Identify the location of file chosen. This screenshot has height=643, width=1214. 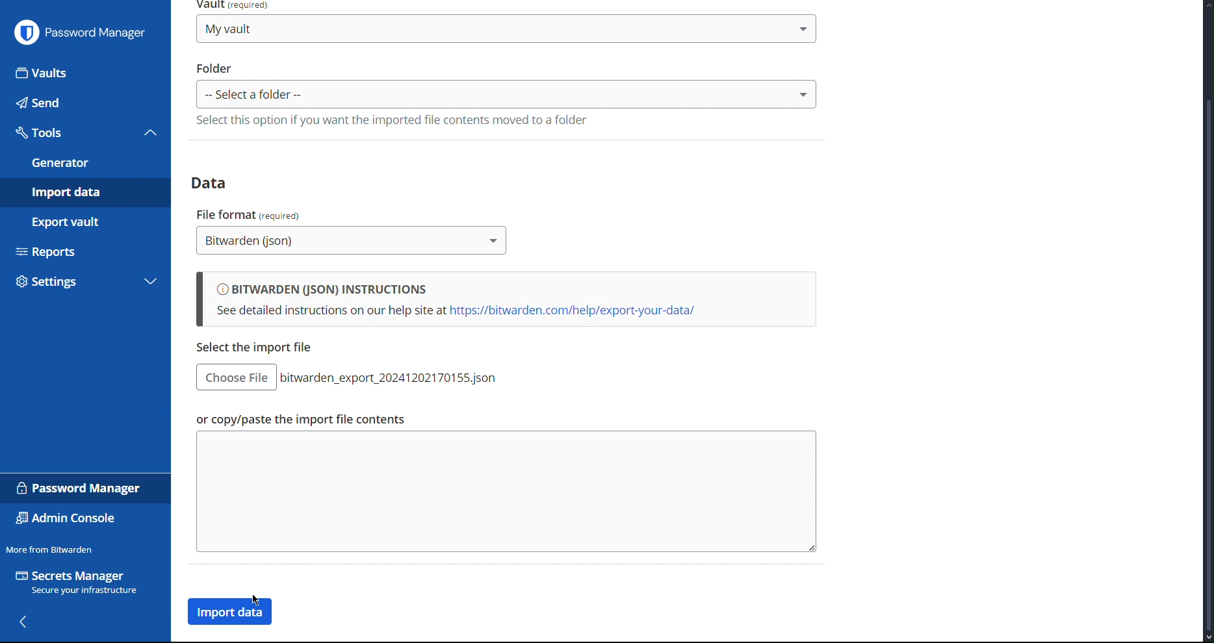
(394, 377).